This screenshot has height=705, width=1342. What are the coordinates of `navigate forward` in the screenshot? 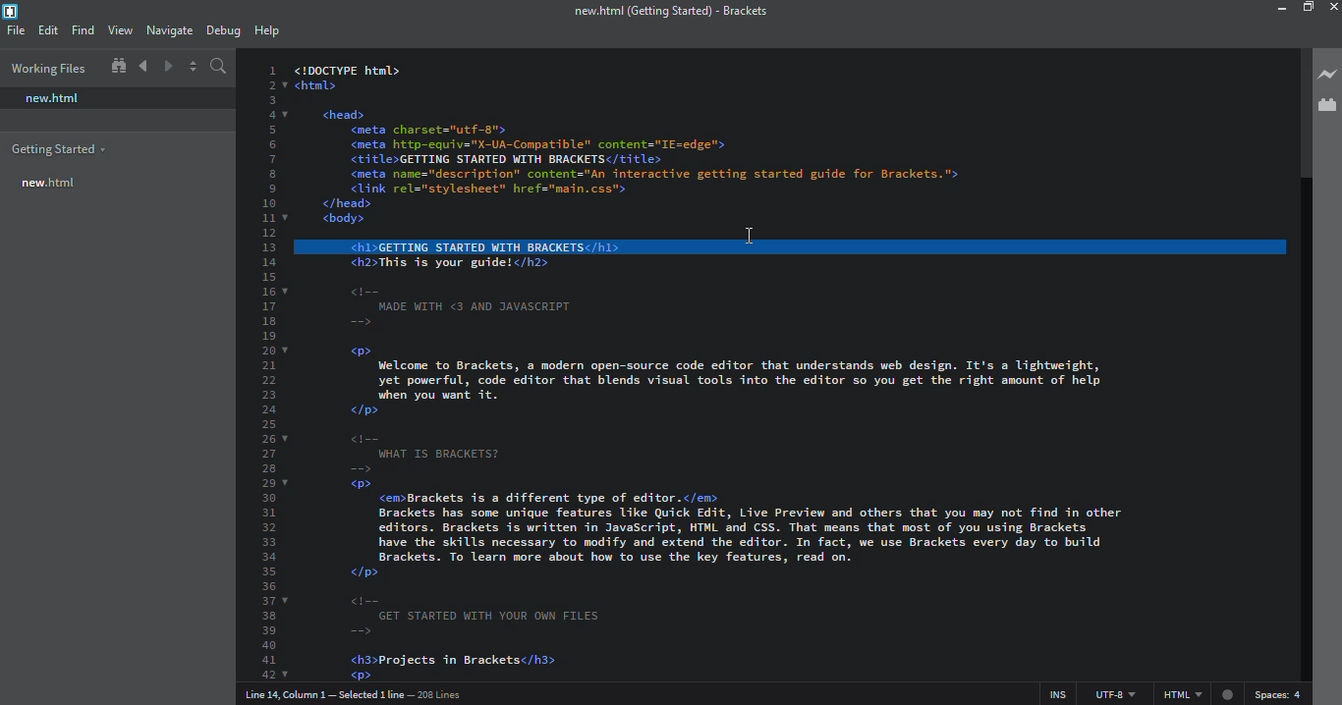 It's located at (169, 66).